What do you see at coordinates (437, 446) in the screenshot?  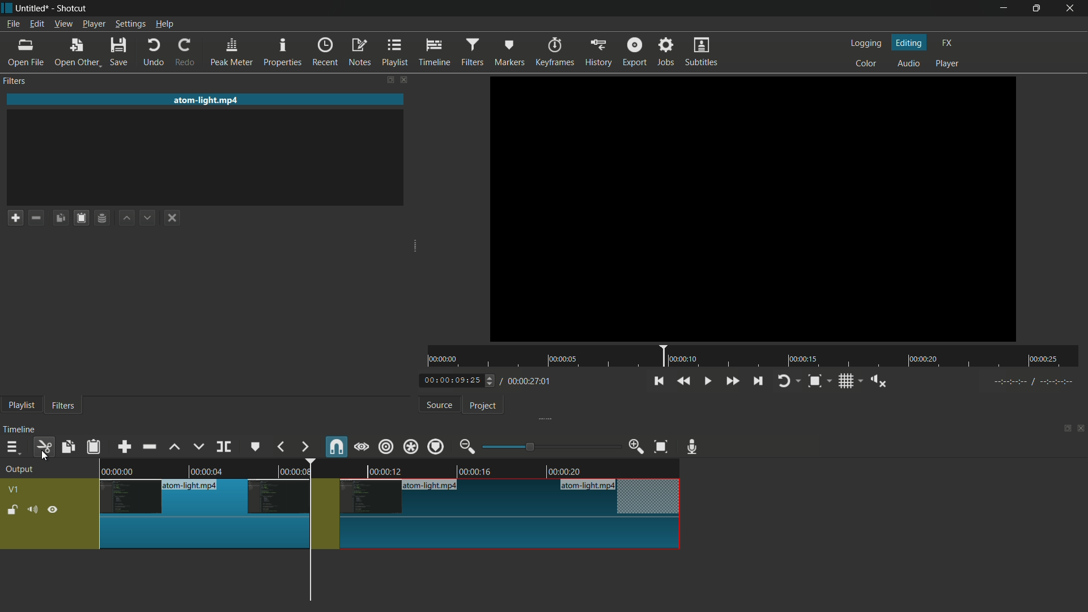 I see `ripple markers` at bounding box center [437, 446].